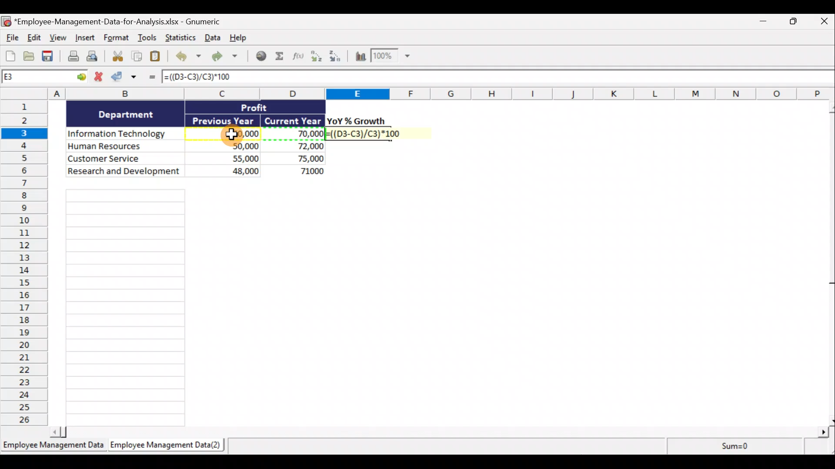 This screenshot has height=469, width=835. I want to click on Print preview, so click(93, 57).